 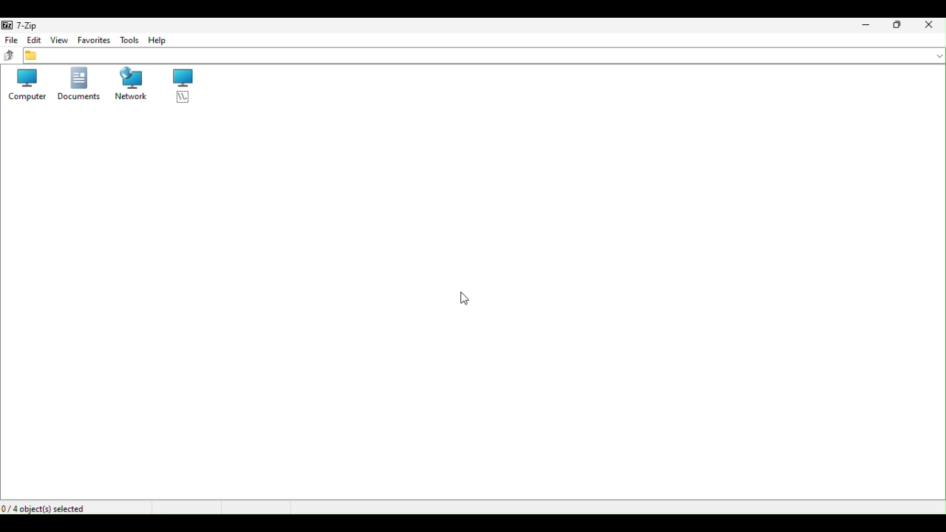 What do you see at coordinates (95, 38) in the screenshot?
I see `Favourite` at bounding box center [95, 38].